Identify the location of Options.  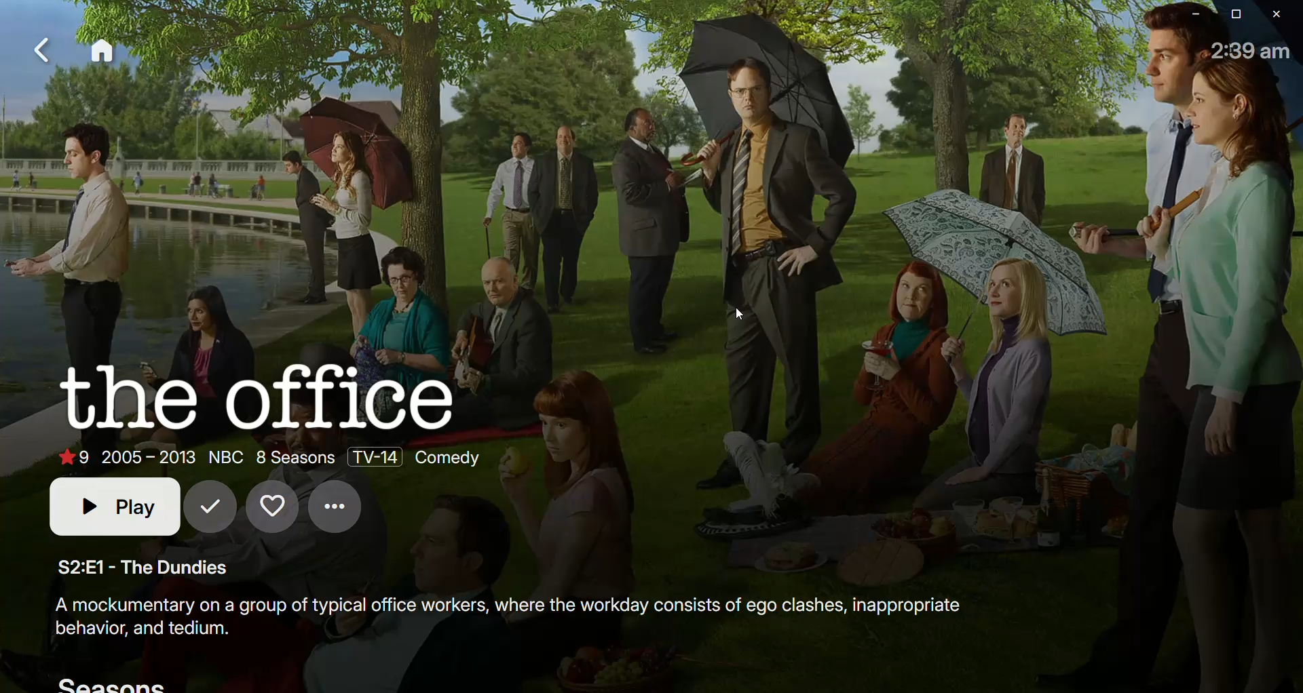
(336, 510).